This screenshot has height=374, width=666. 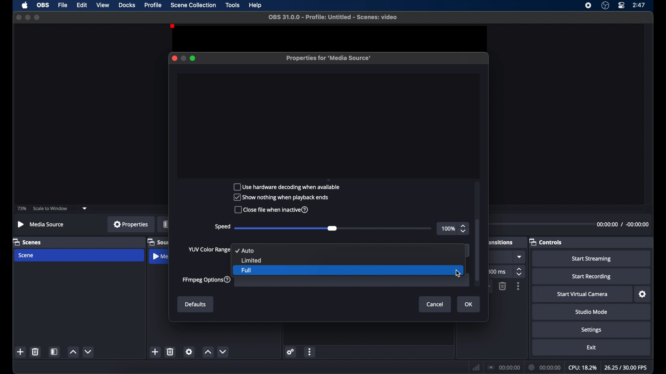 I want to click on add, so click(x=155, y=351).